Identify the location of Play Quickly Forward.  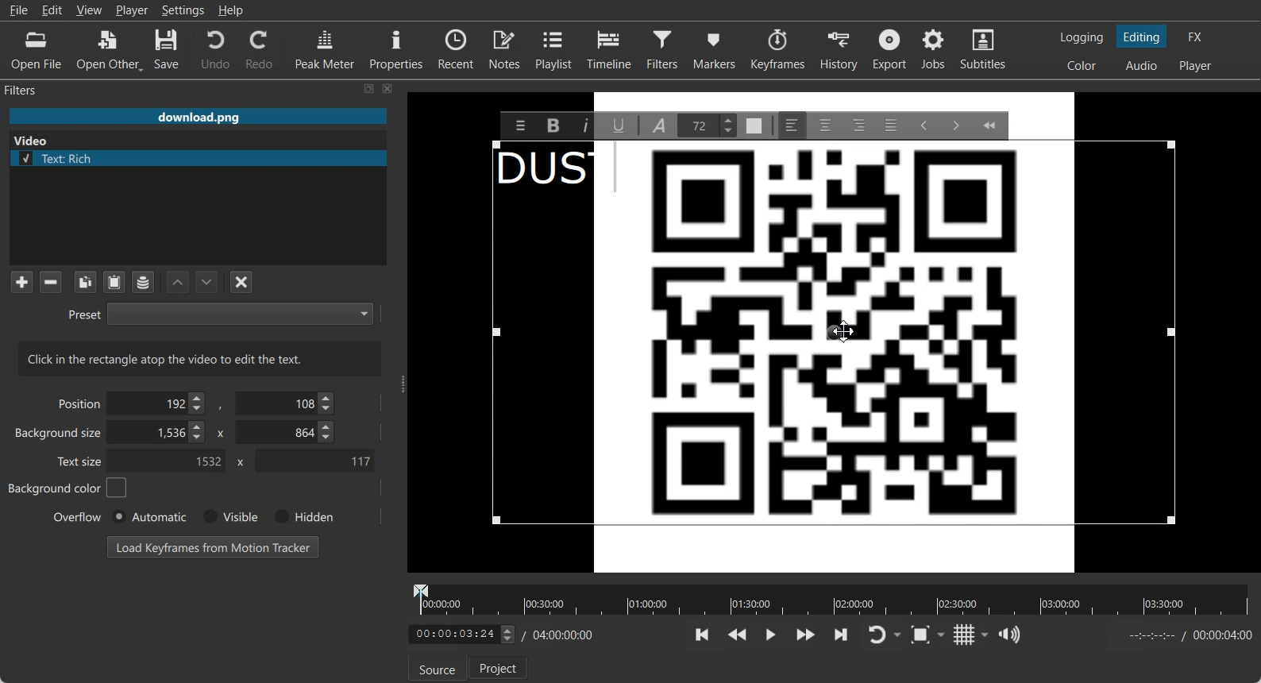
(806, 635).